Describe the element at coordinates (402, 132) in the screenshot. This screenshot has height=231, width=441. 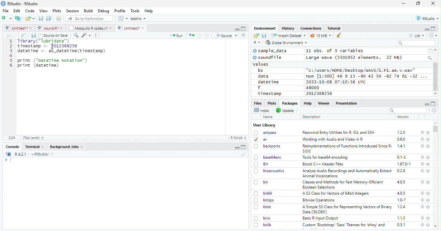
I see `1.2.0` at that location.